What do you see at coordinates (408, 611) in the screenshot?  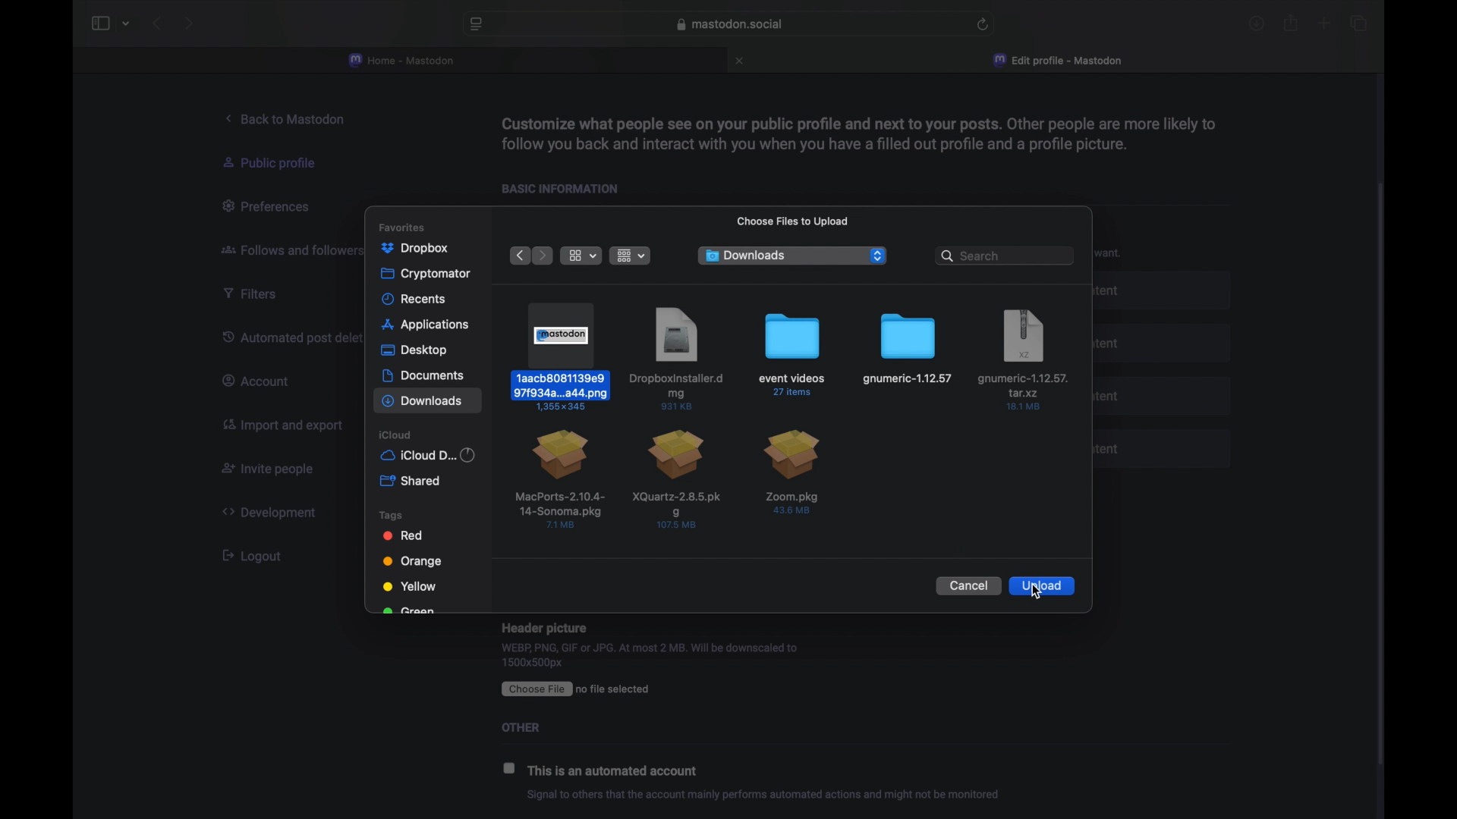 I see `green` at bounding box center [408, 611].